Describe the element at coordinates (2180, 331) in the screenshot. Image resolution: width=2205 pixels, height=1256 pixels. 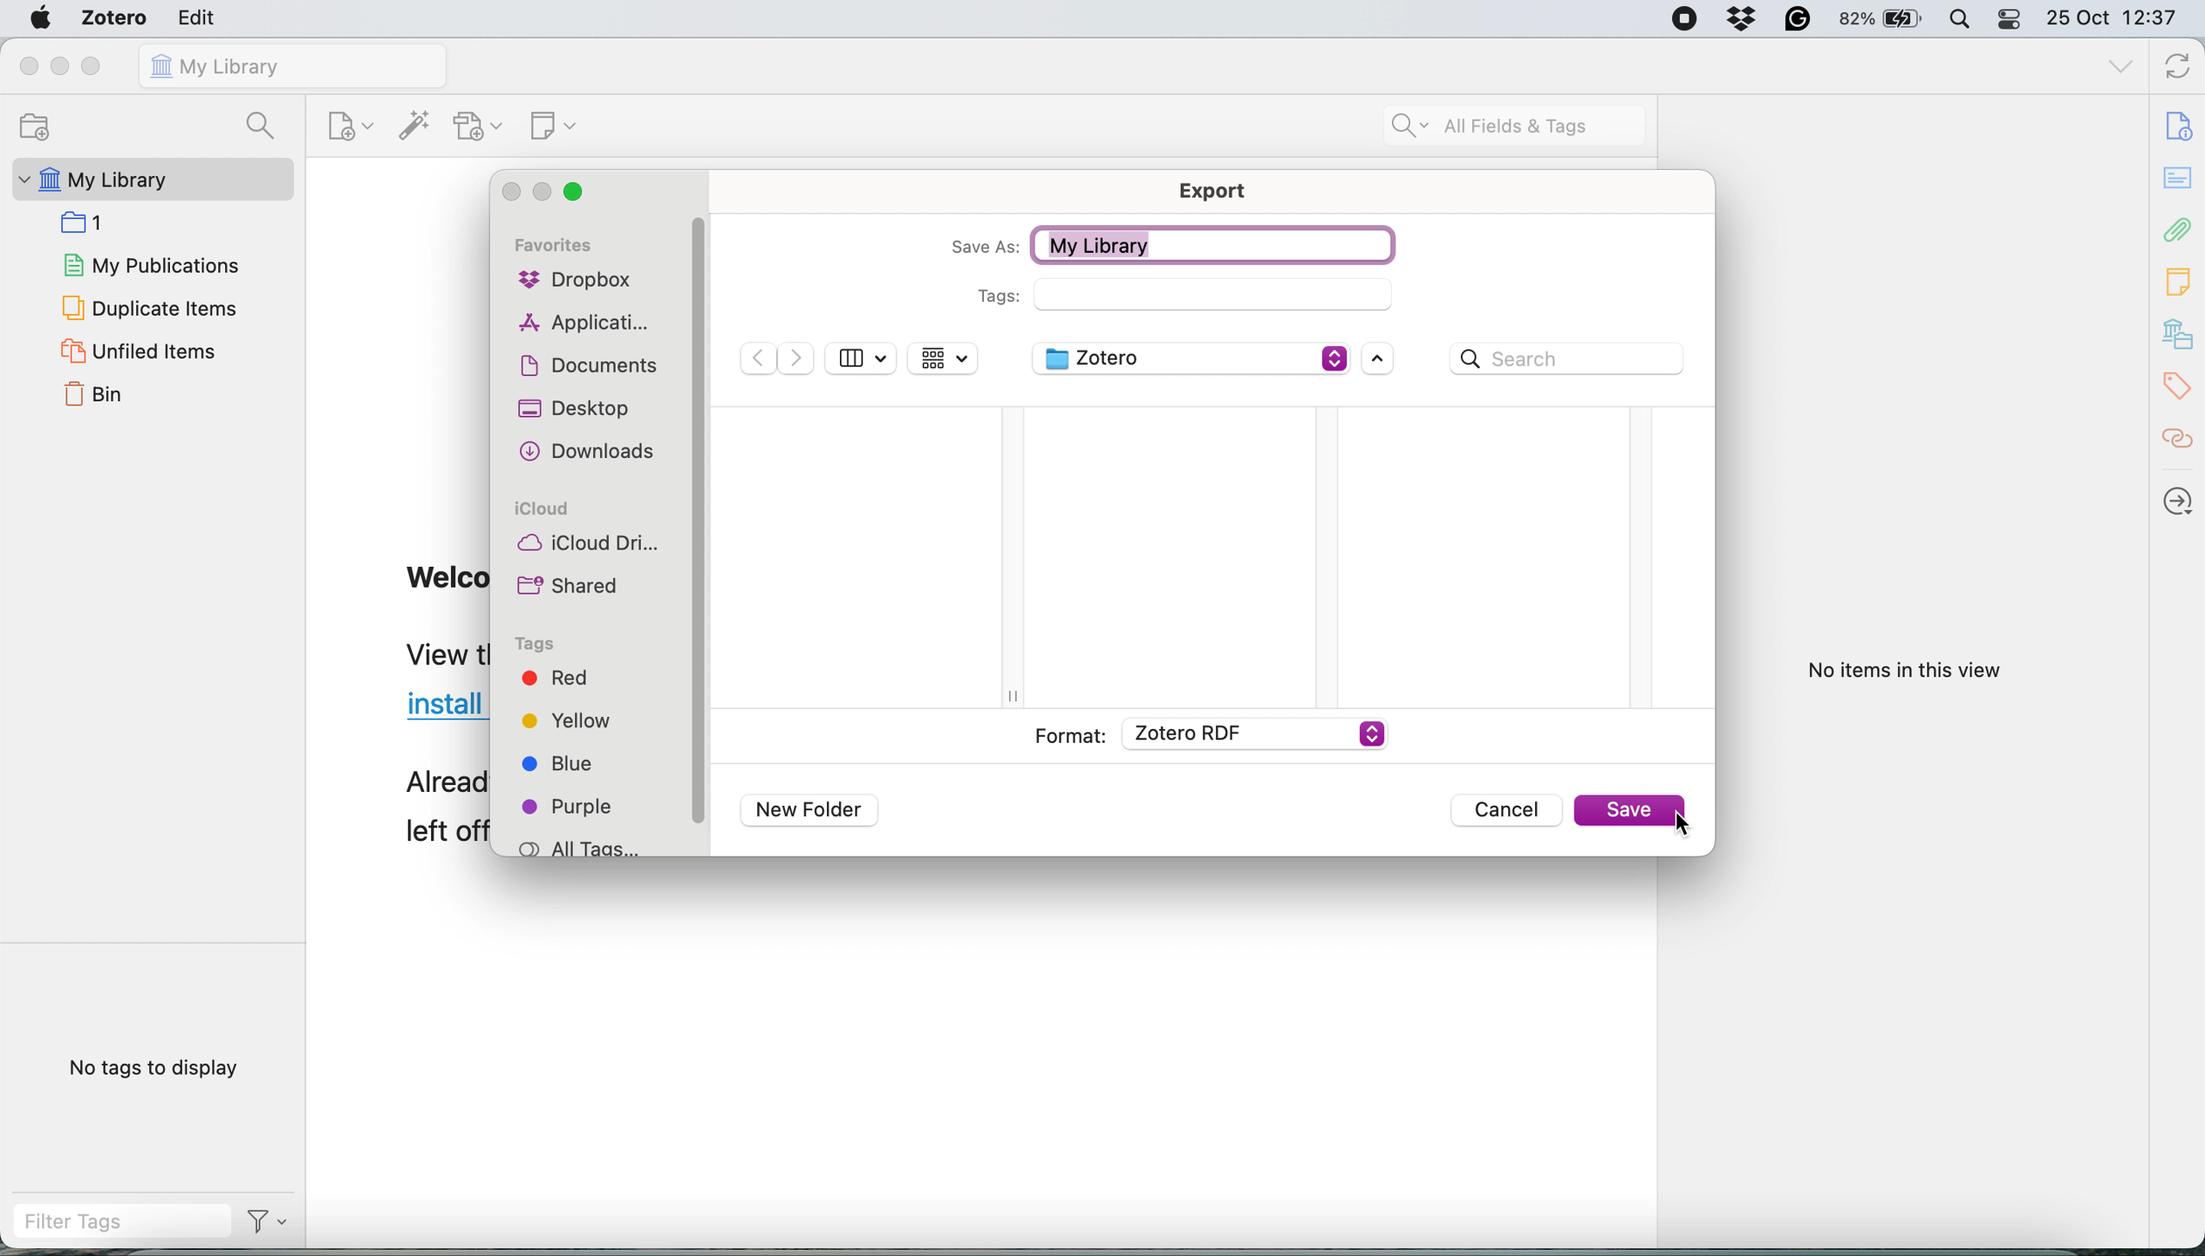
I see `my library` at that location.